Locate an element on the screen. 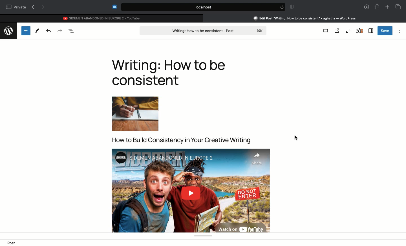 The height and width of the screenshot is (246, 406). wordpress is located at coordinates (8, 30).